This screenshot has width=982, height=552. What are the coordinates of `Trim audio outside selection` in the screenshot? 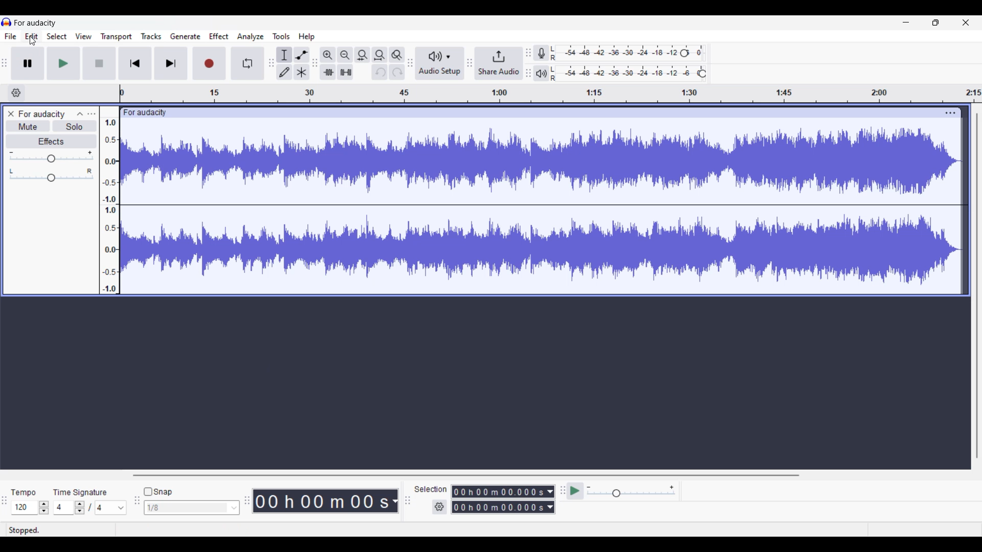 It's located at (328, 72).